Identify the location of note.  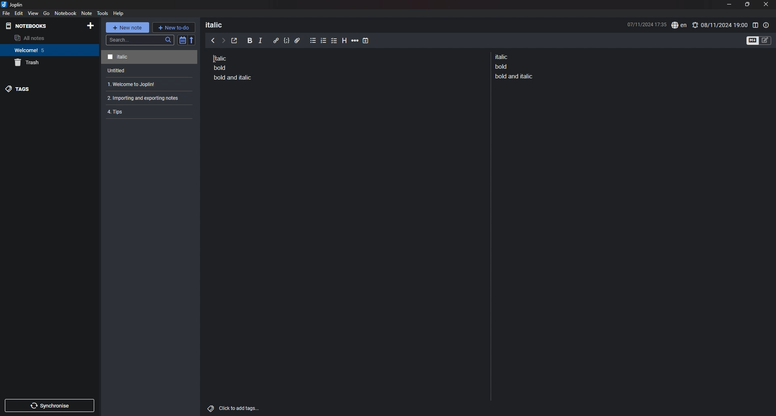
(148, 84).